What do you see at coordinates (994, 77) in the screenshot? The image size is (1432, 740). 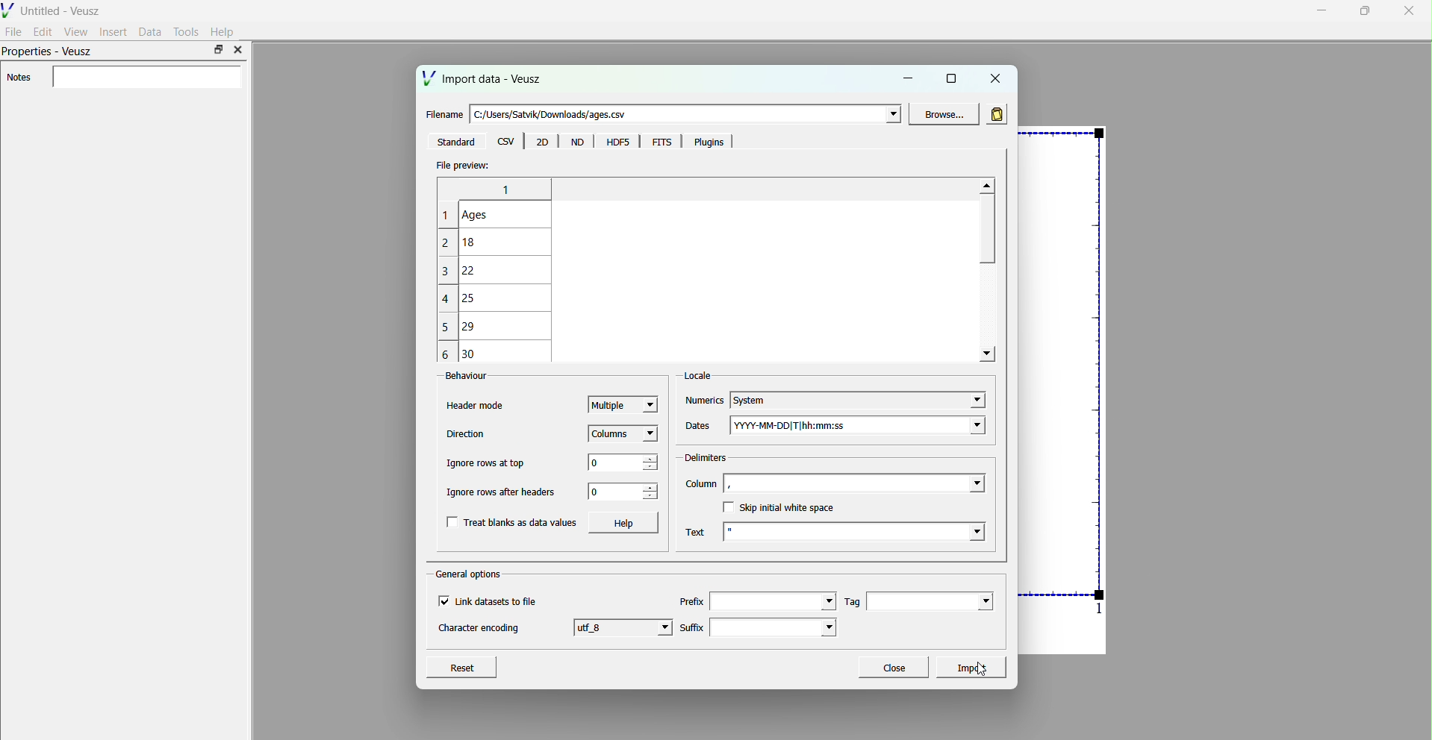 I see `close` at bounding box center [994, 77].